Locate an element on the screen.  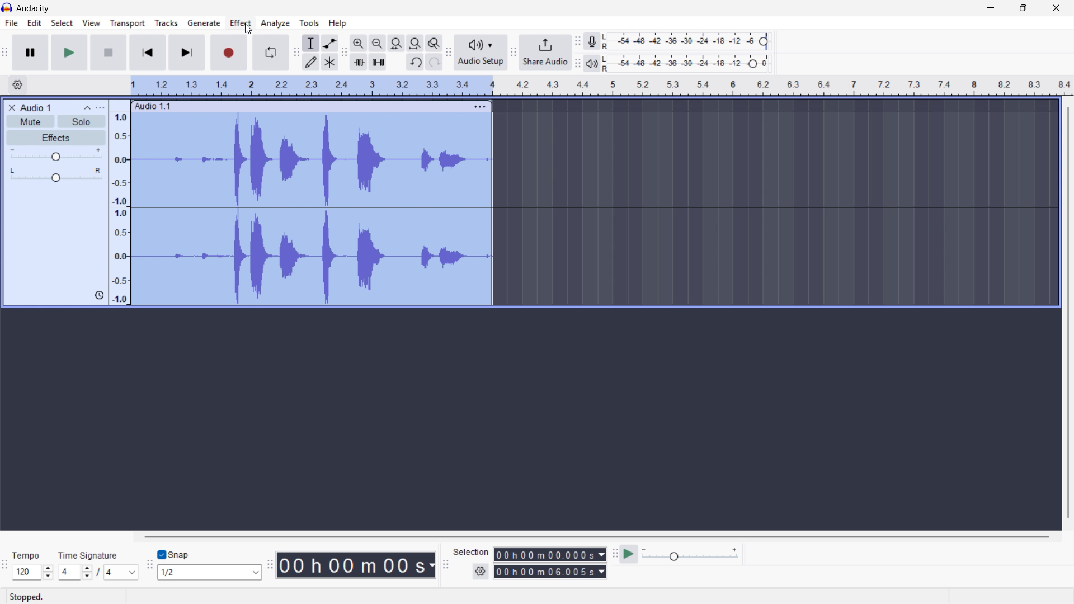
Set time signature is located at coordinates (98, 564).